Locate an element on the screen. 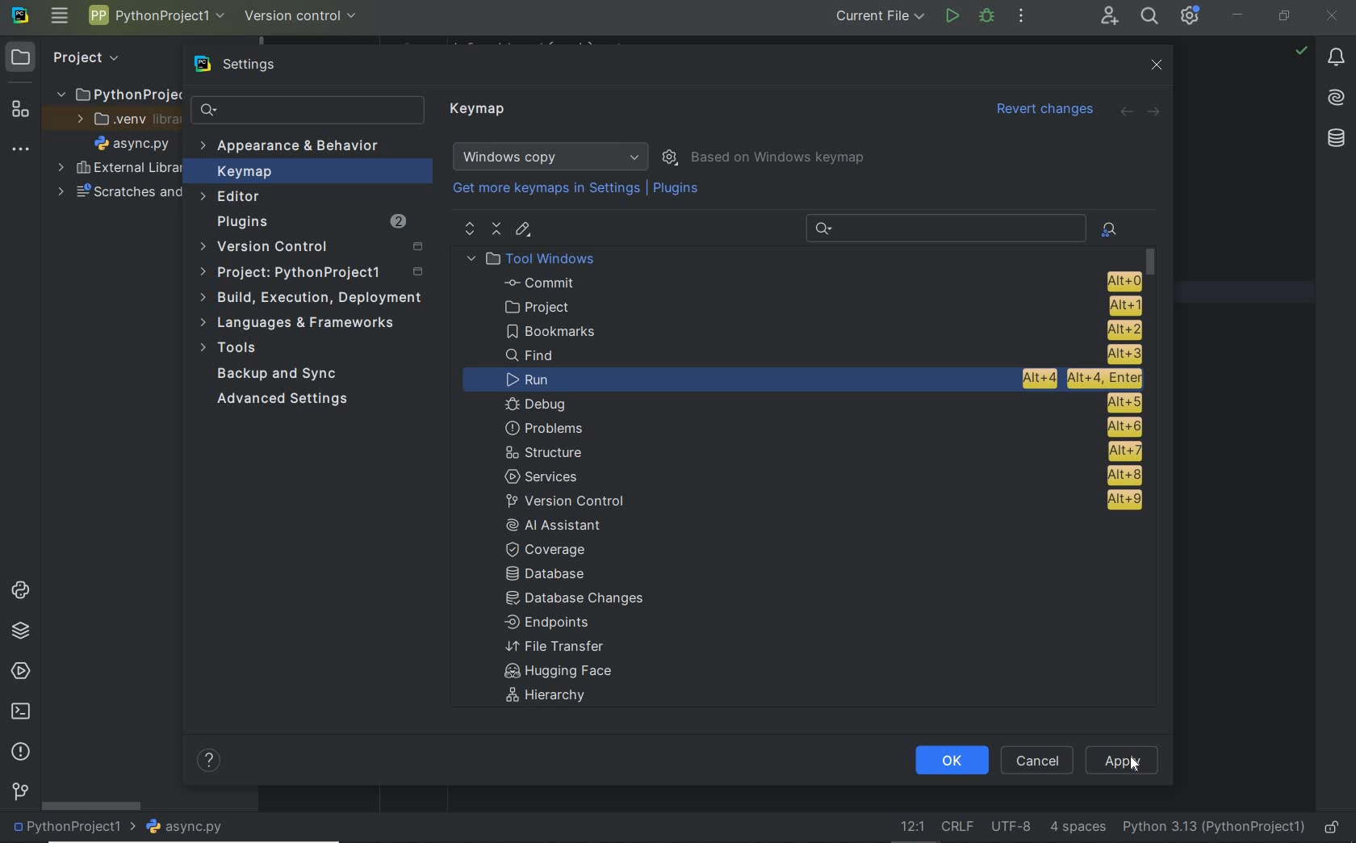 The image size is (1356, 843). version control is located at coordinates (20, 793).